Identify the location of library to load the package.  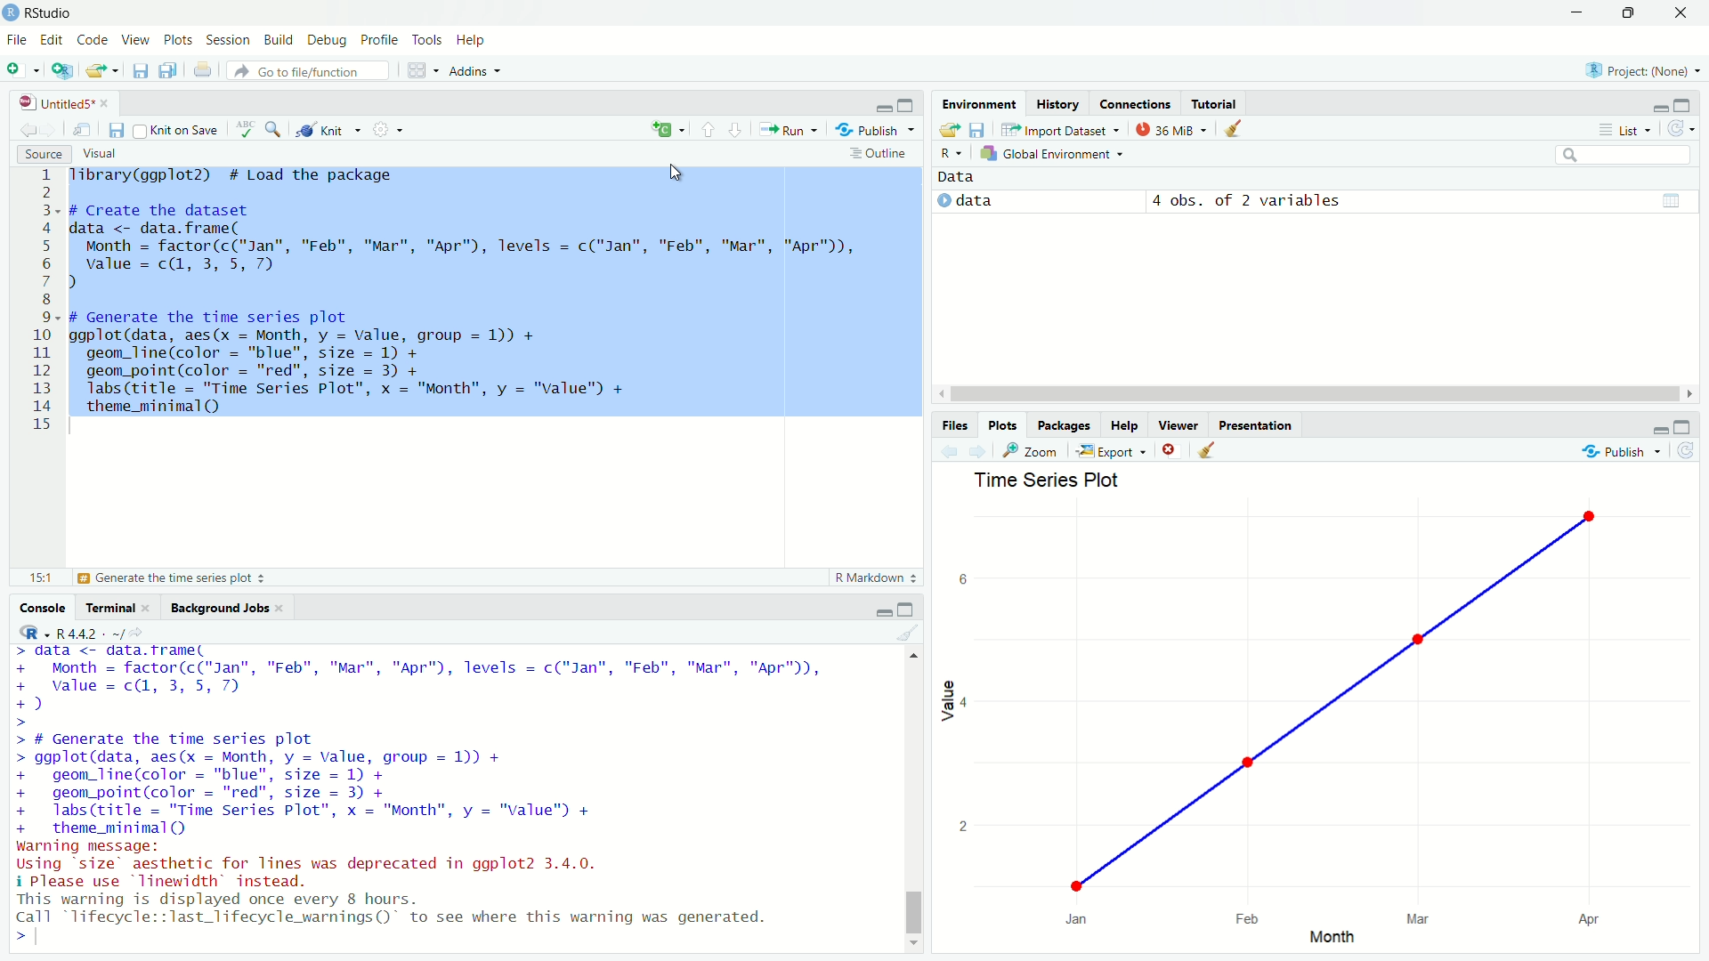
(249, 176).